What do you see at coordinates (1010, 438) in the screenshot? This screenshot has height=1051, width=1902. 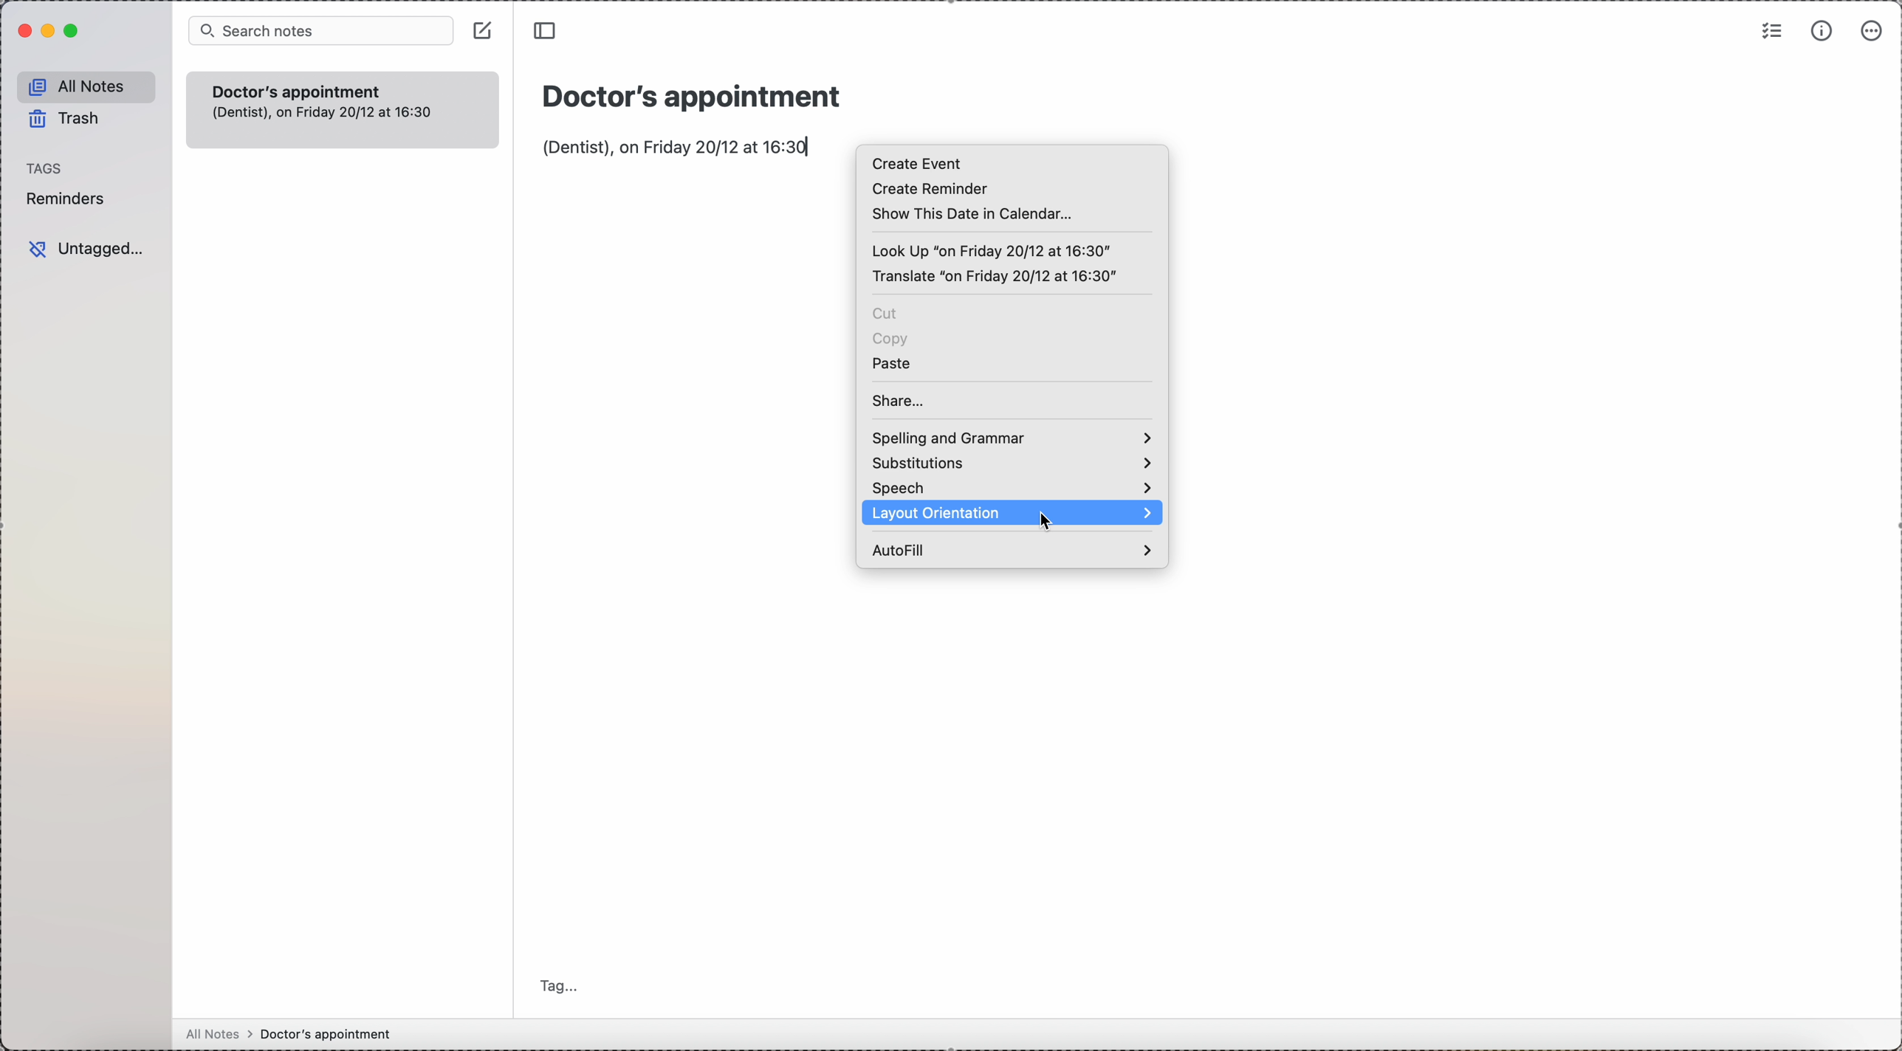 I see `spelling and grammar` at bounding box center [1010, 438].